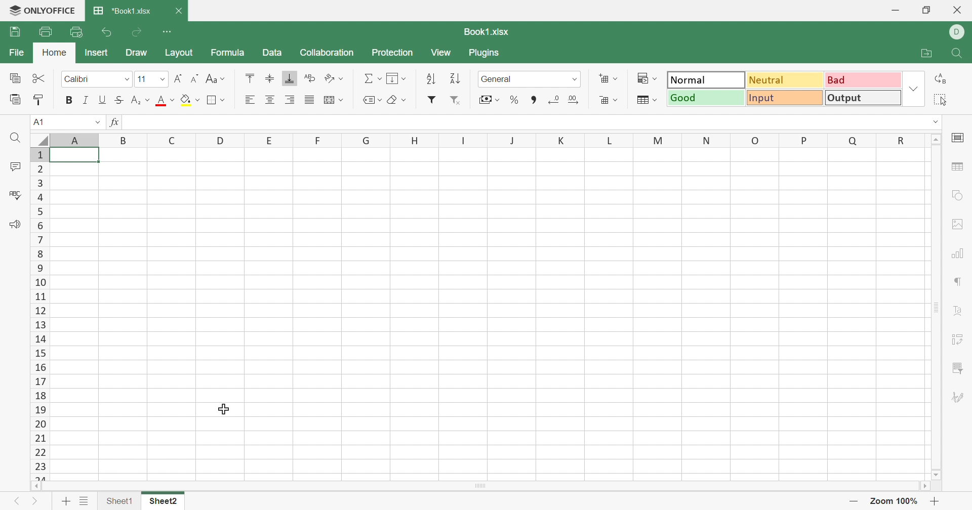  What do you see at coordinates (42, 369) in the screenshot?
I see `16` at bounding box center [42, 369].